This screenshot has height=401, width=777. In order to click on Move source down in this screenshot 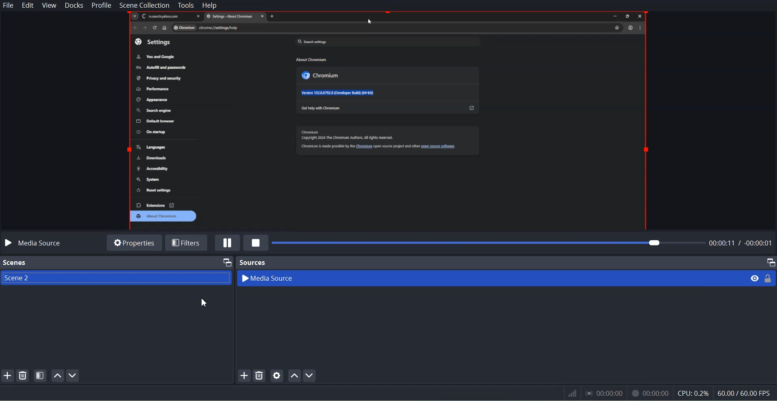, I will do `click(310, 375)`.